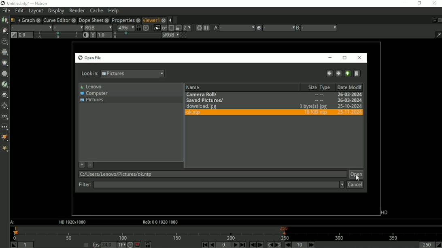  What do you see at coordinates (349, 87) in the screenshot?
I see `Date Modified` at bounding box center [349, 87].